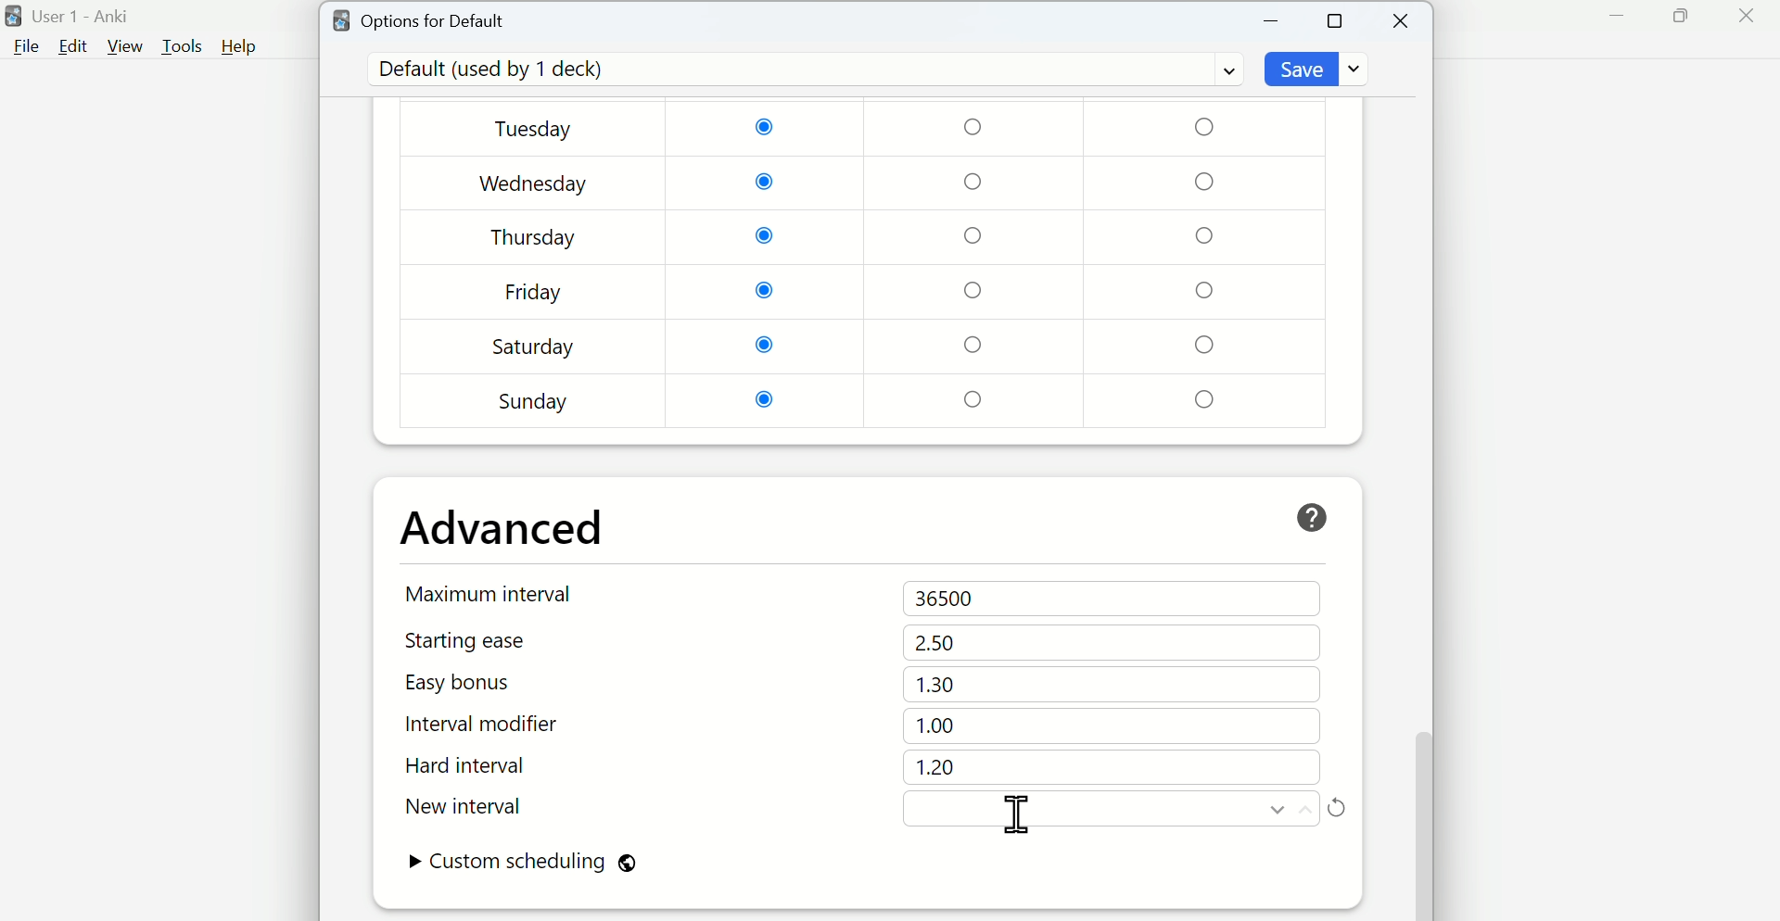  Describe the element at coordinates (534, 237) in the screenshot. I see `Thursday` at that location.